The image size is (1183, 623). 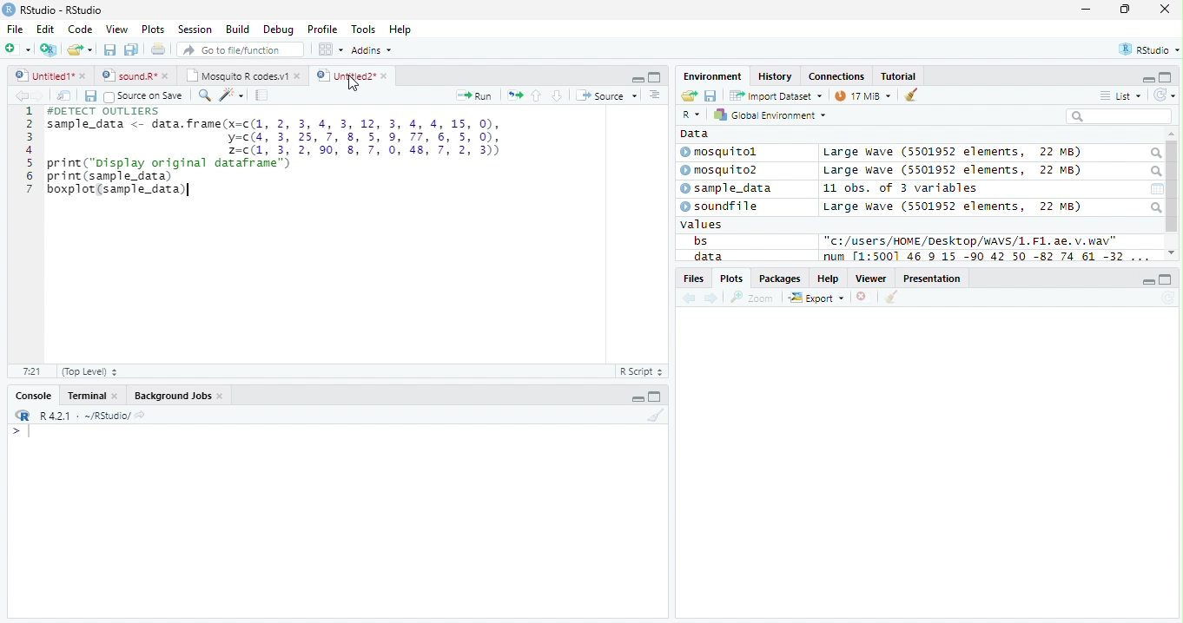 What do you see at coordinates (322, 29) in the screenshot?
I see `Profile` at bounding box center [322, 29].